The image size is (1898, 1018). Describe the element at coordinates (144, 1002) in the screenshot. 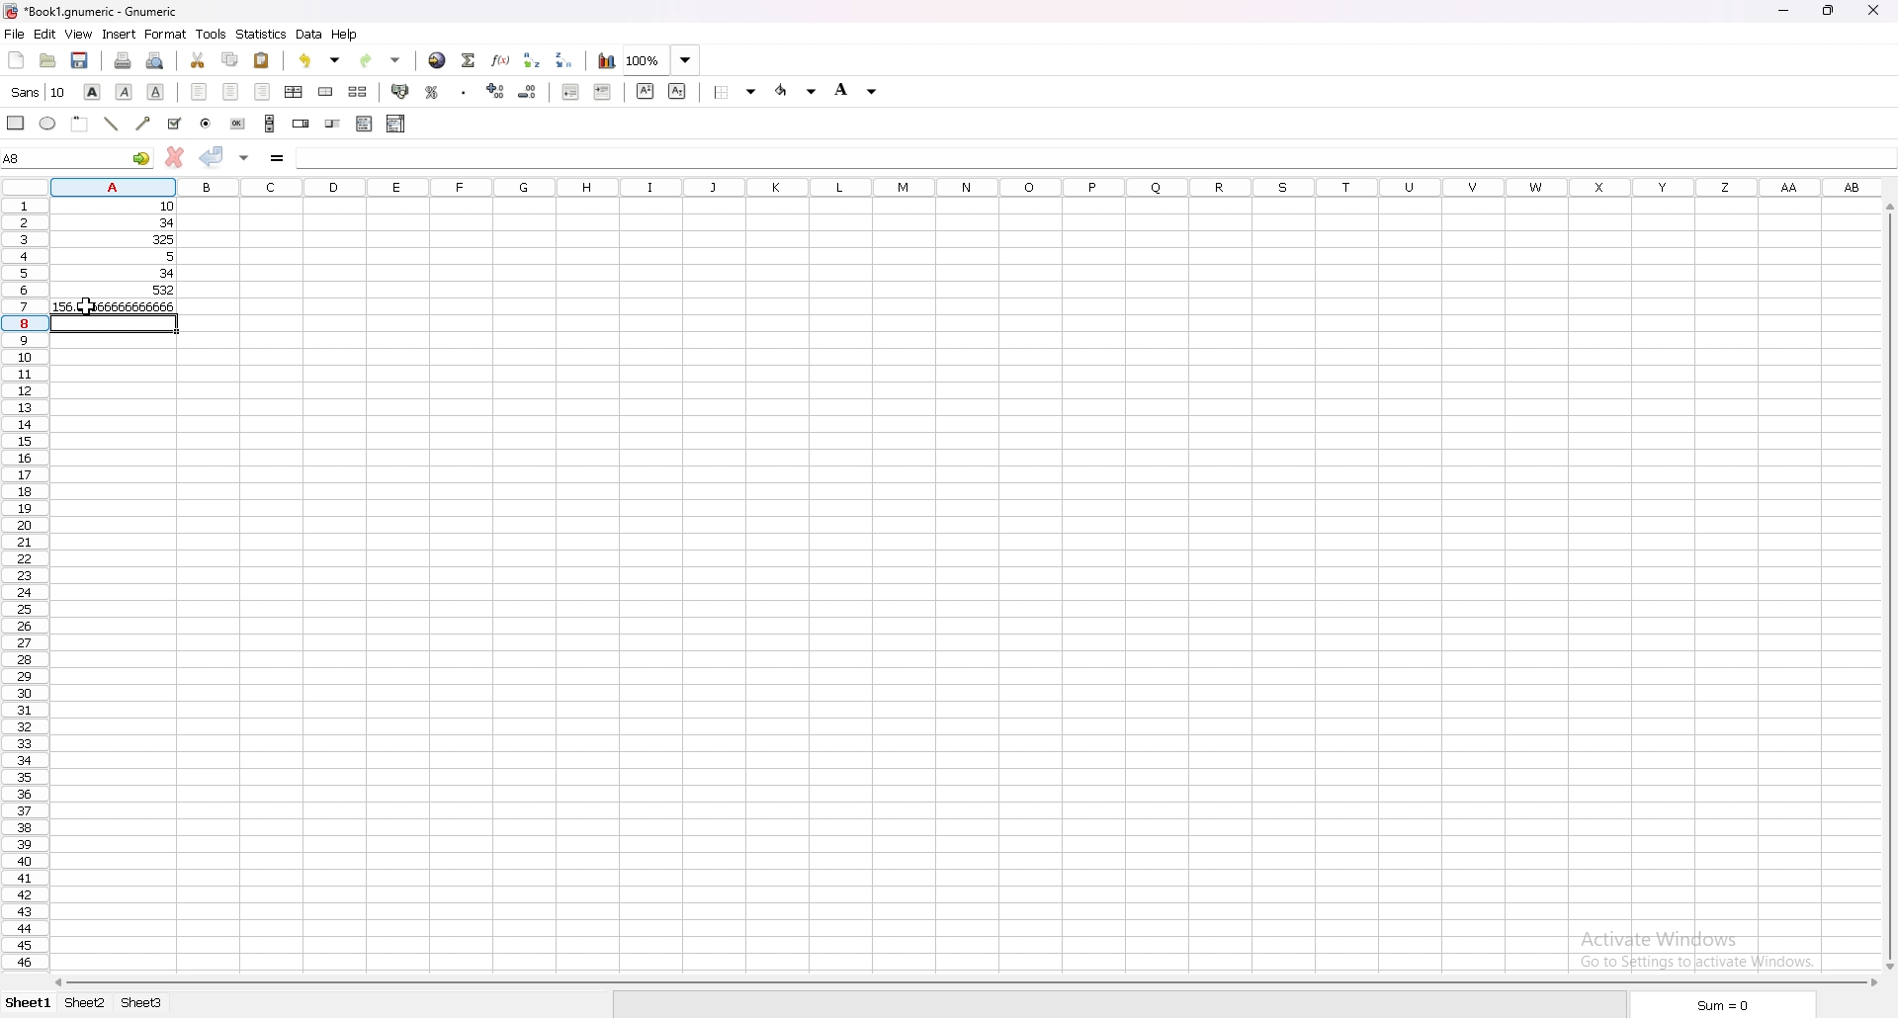

I see `sheet 3` at that location.